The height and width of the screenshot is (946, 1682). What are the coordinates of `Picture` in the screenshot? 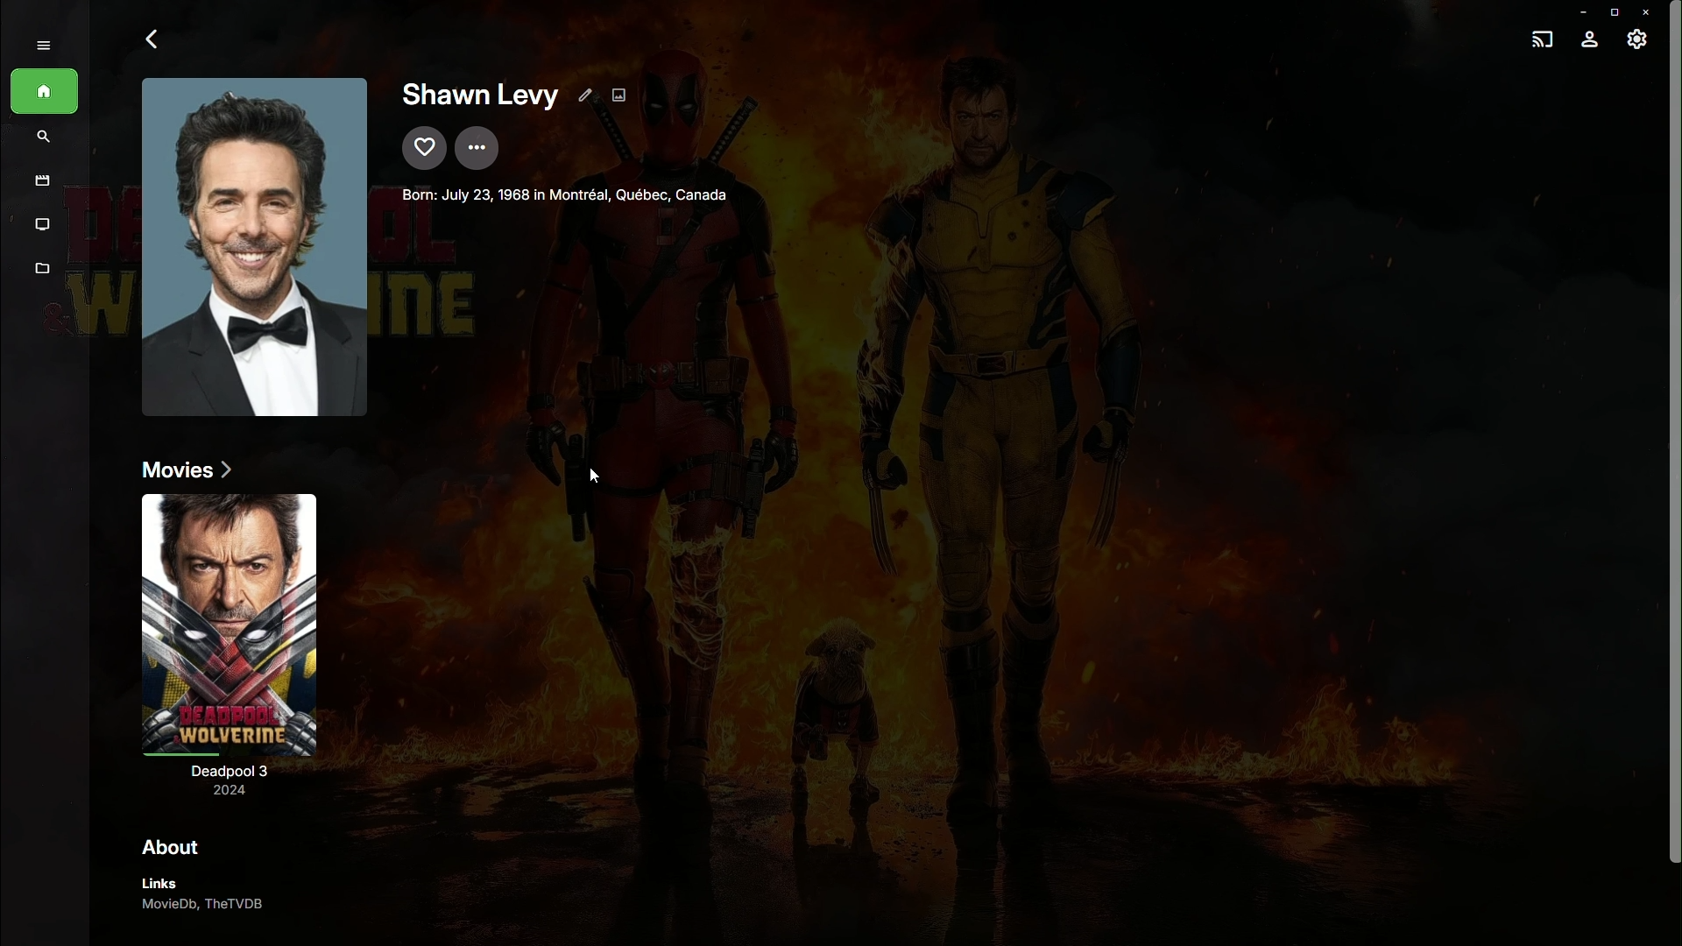 It's located at (250, 248).